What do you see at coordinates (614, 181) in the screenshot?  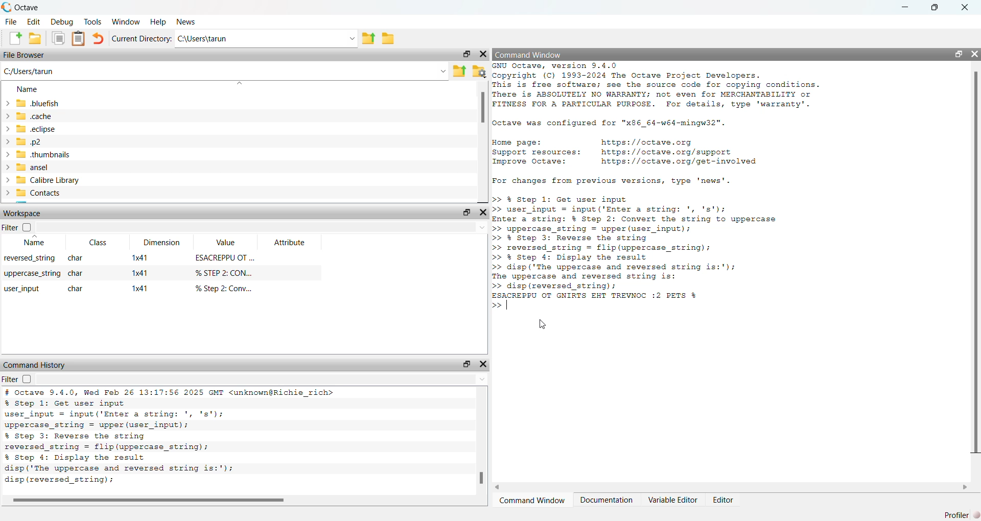 I see `For changes from previous versions, type 'news'.` at bounding box center [614, 181].